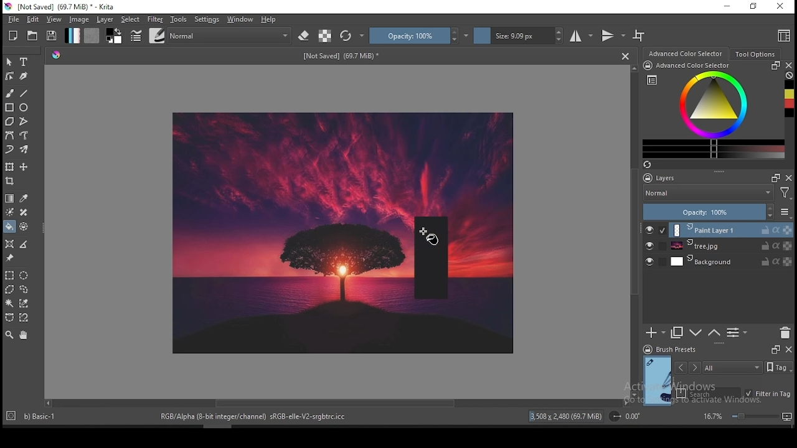 This screenshot has width=797, height=448. What do you see at coordinates (231, 35) in the screenshot?
I see `blending mode` at bounding box center [231, 35].